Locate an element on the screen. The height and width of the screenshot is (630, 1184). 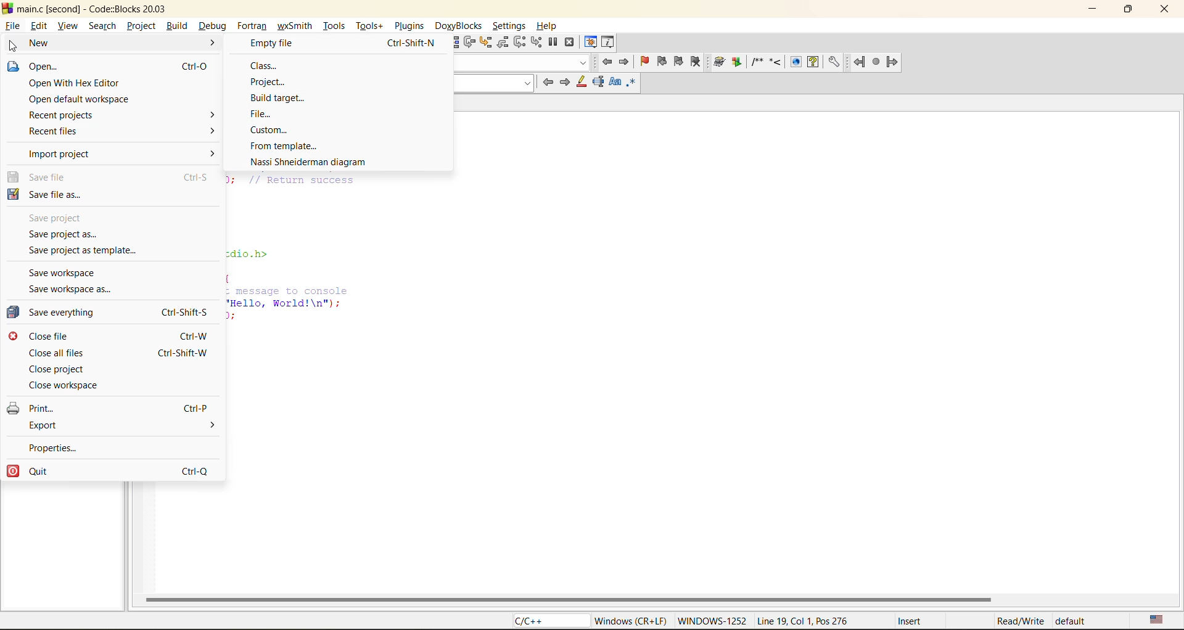
zdio.h> is located at coordinates (249, 252).